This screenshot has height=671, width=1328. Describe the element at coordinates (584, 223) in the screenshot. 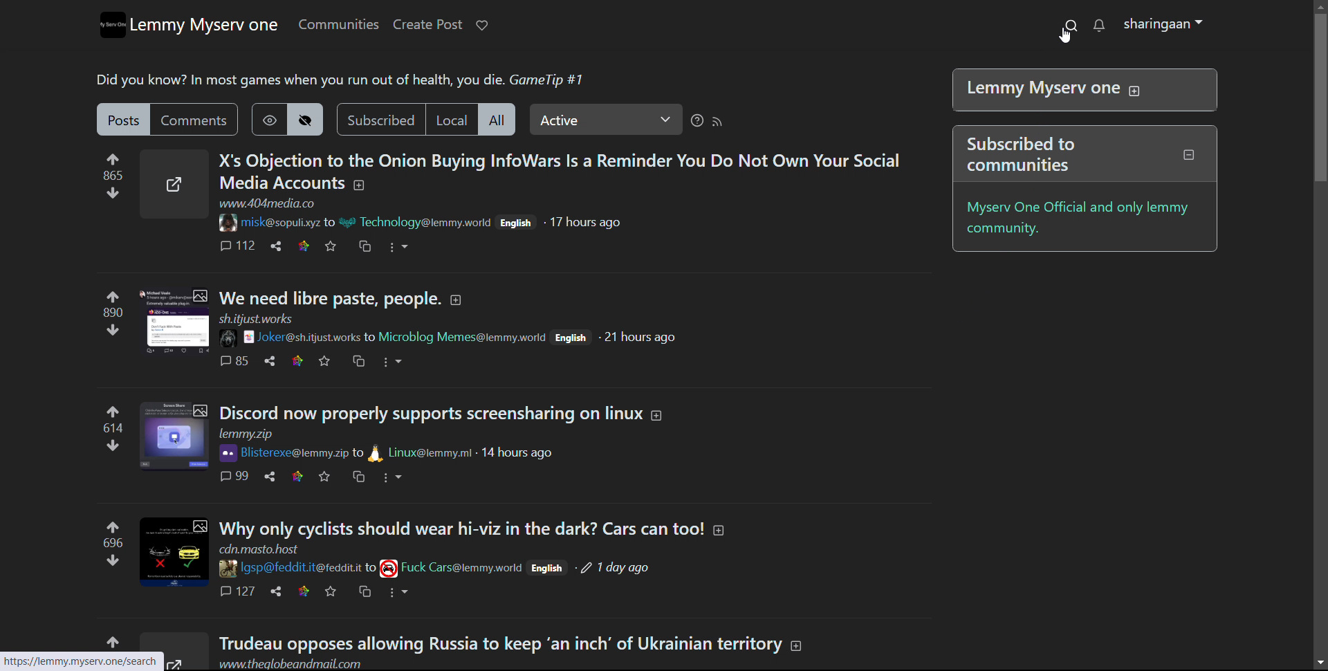

I see `17 hours ago` at that location.